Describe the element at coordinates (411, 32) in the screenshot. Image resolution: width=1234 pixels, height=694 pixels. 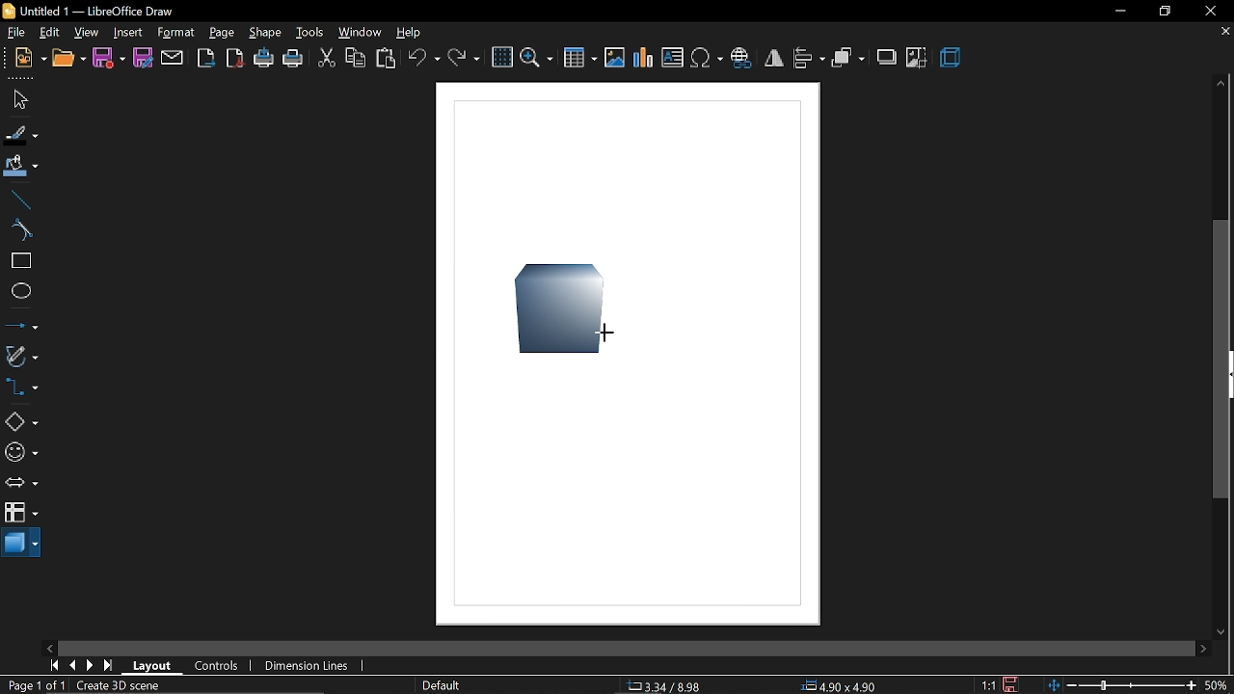
I see `help` at that location.